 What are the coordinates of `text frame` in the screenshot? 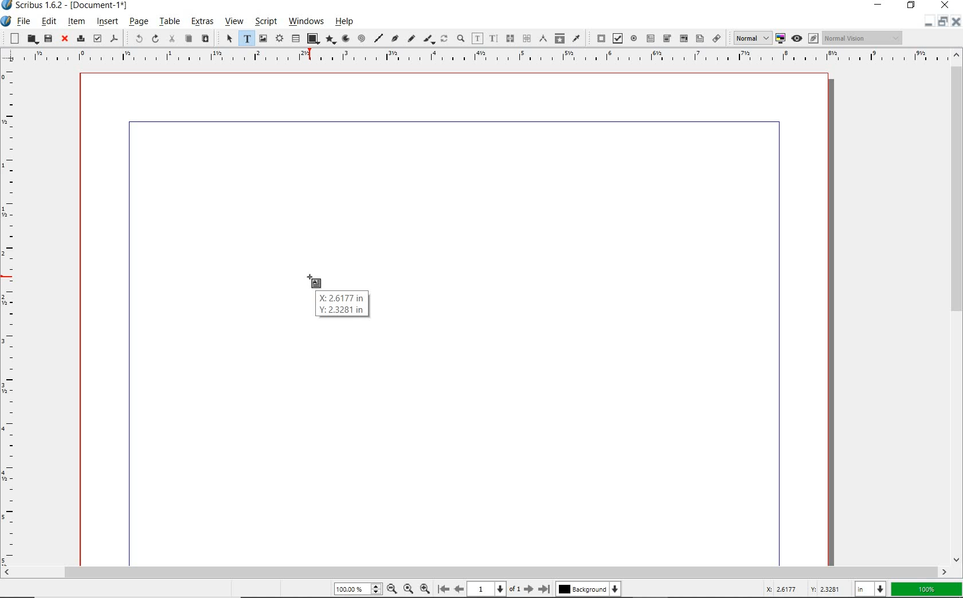 It's located at (245, 38).